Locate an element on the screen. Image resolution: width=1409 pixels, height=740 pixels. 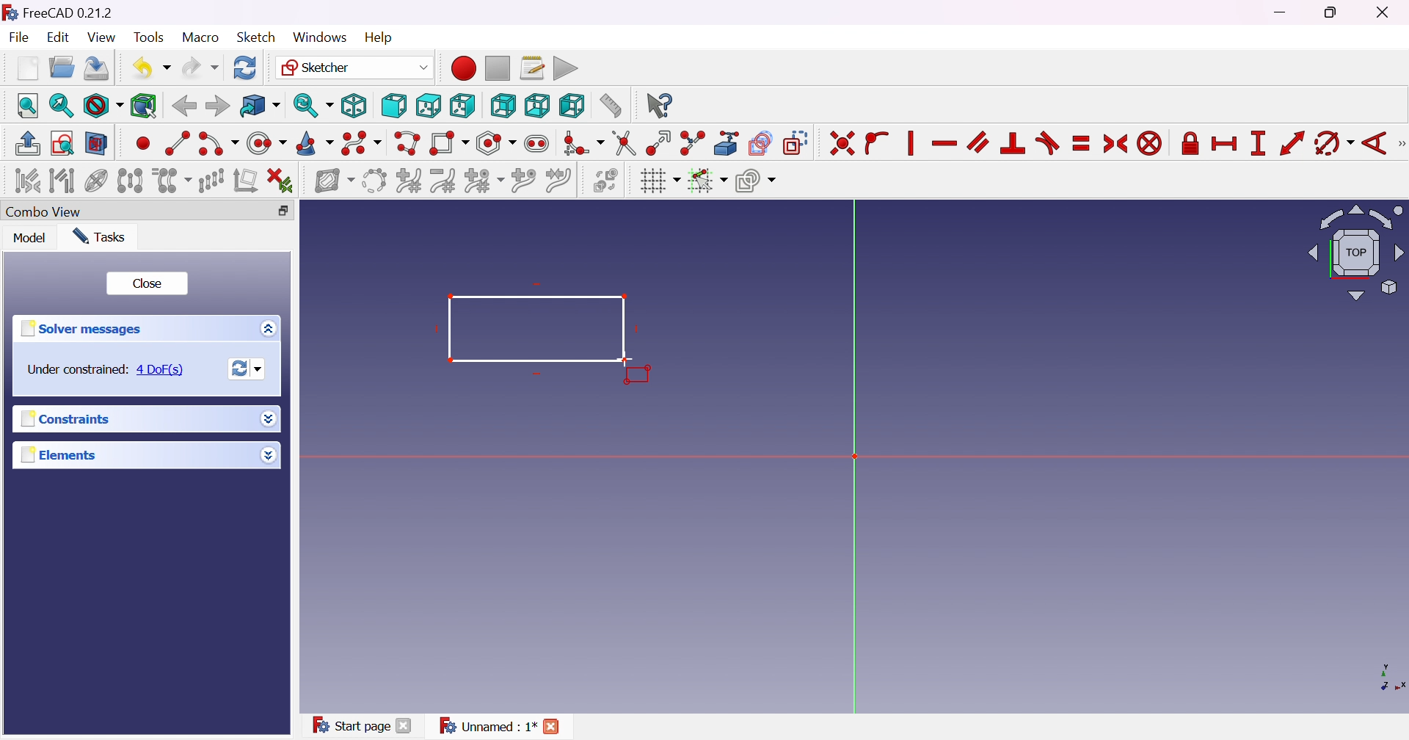
Close is located at coordinates (558, 725).